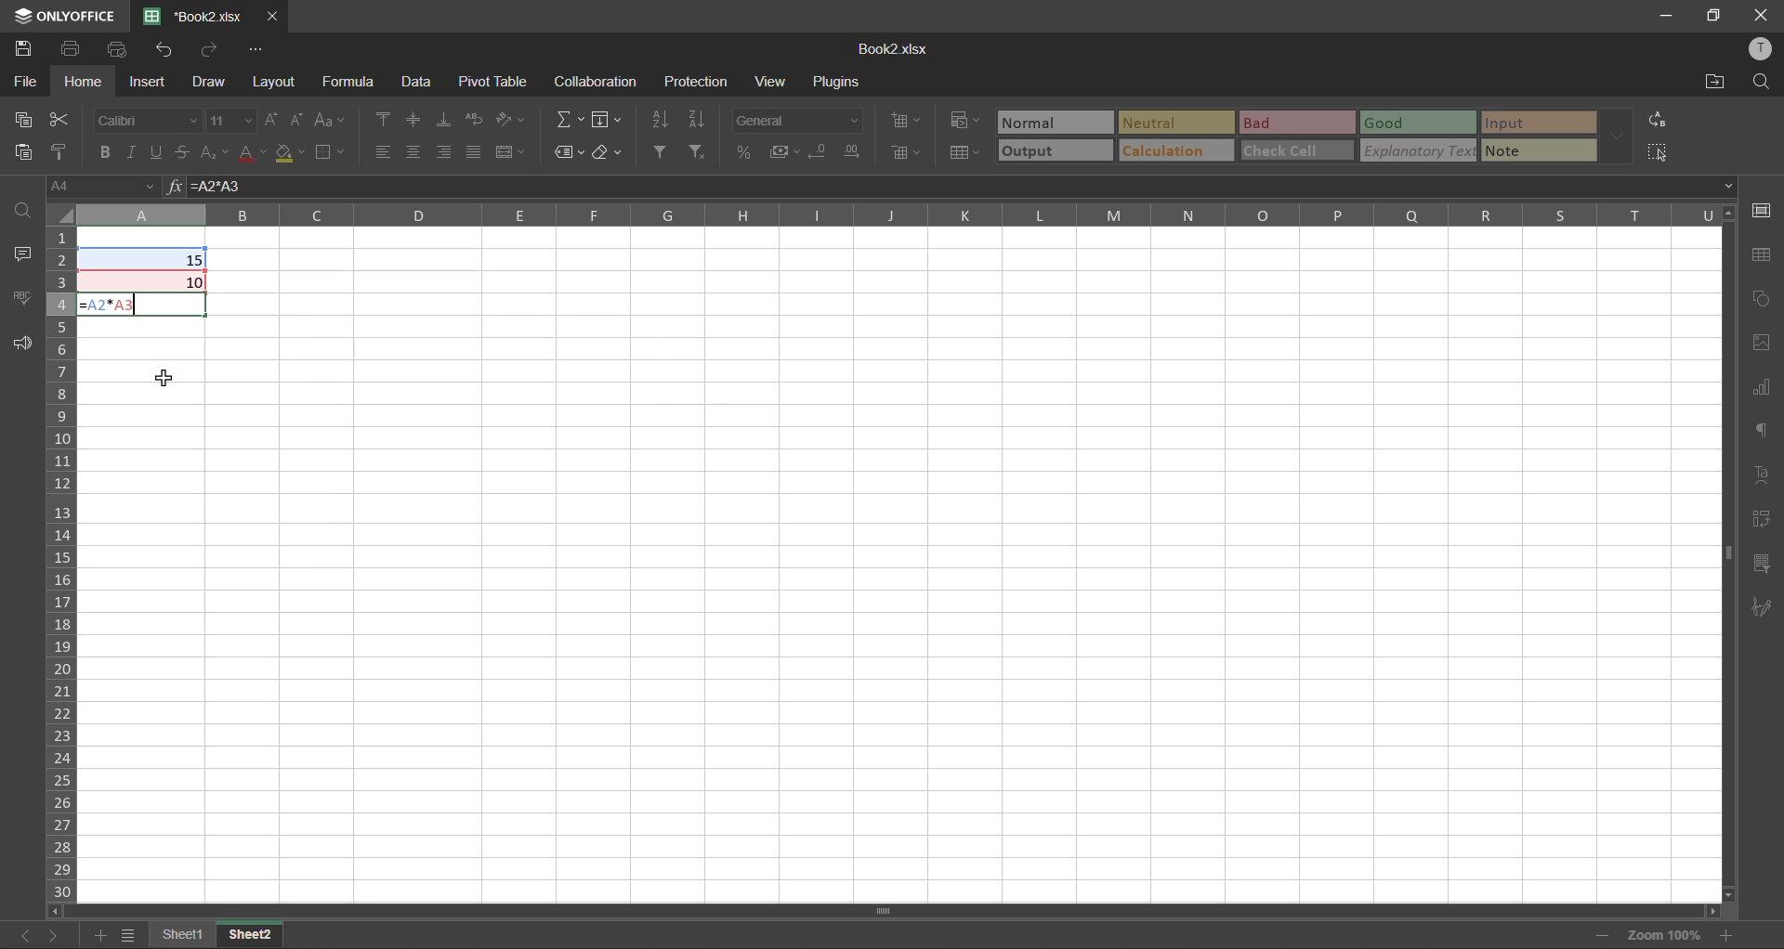 This screenshot has width=1784, height=949. Describe the element at coordinates (517, 154) in the screenshot. I see `merge and center` at that location.